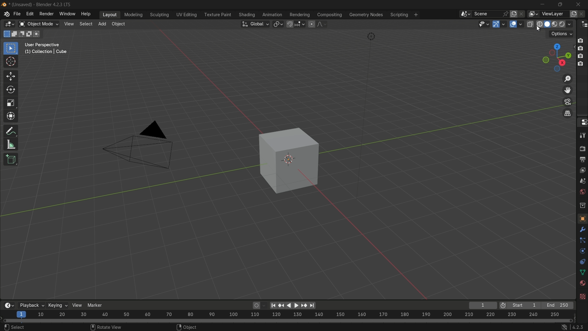 The image size is (588, 331). Describe the element at coordinates (540, 4) in the screenshot. I see `minimize` at that location.